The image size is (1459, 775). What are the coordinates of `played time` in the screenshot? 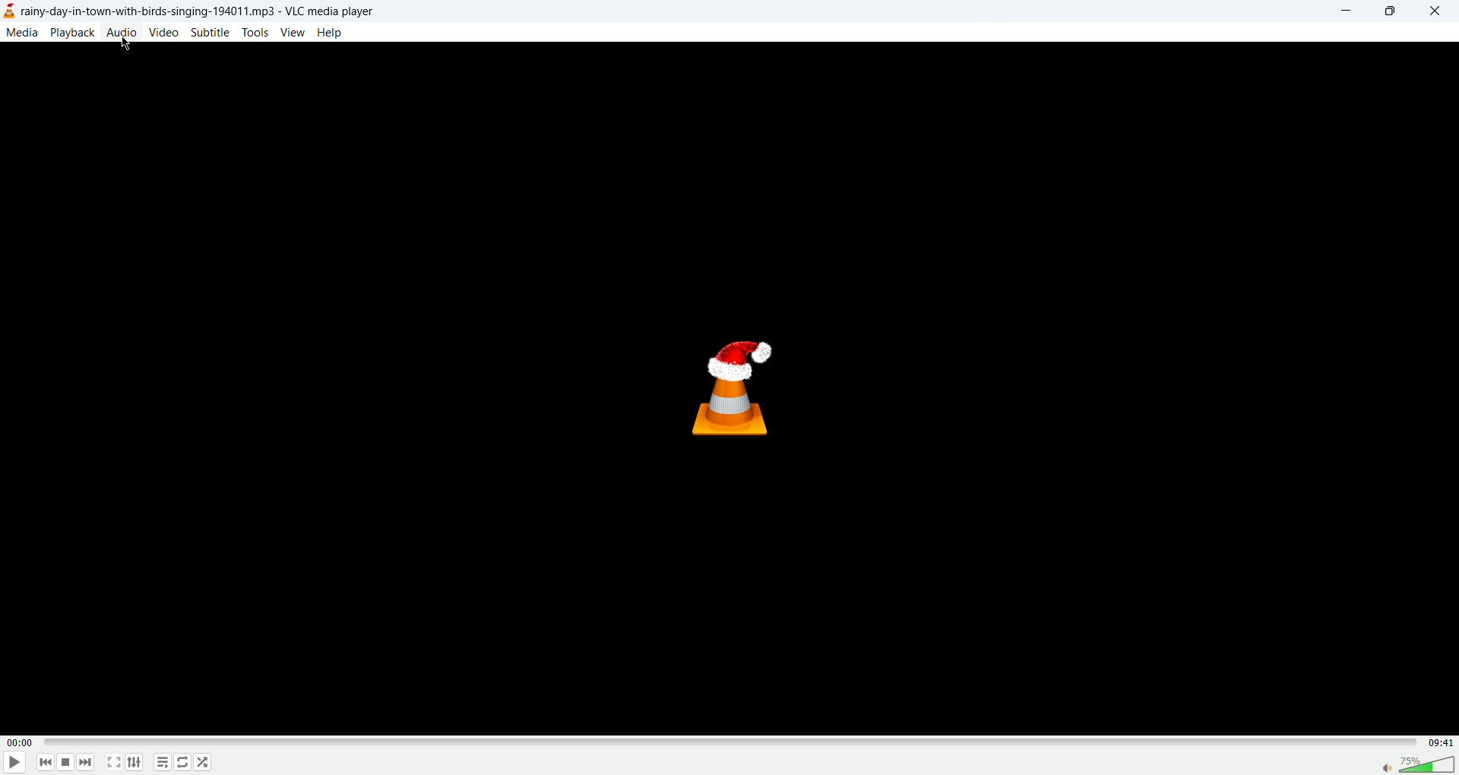 It's located at (19, 742).